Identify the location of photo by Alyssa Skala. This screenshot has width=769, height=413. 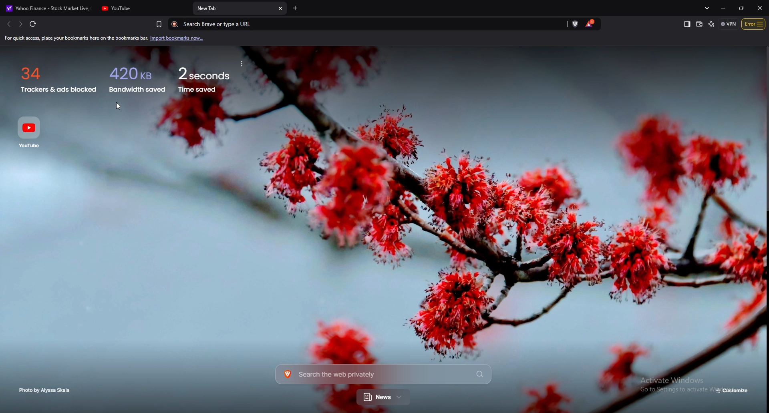
(47, 390).